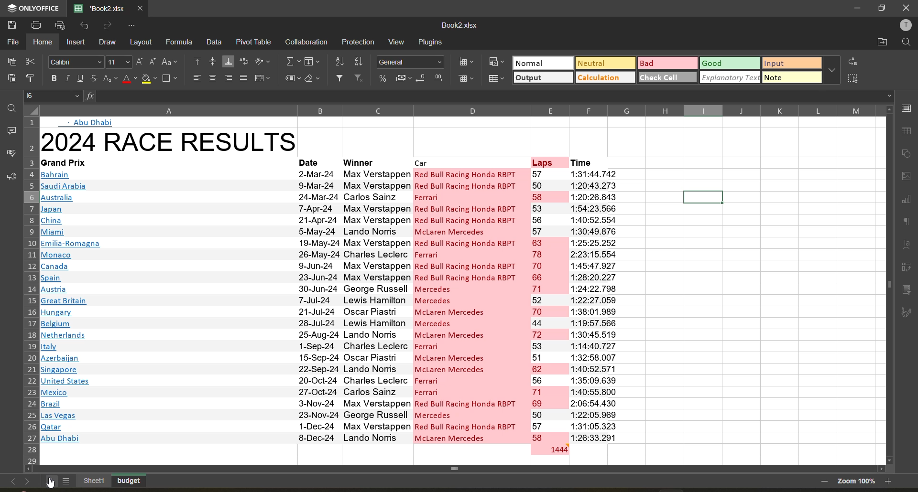 This screenshot has height=492, width=918. Describe the element at coordinates (483, 469) in the screenshot. I see `scroll bar` at that location.